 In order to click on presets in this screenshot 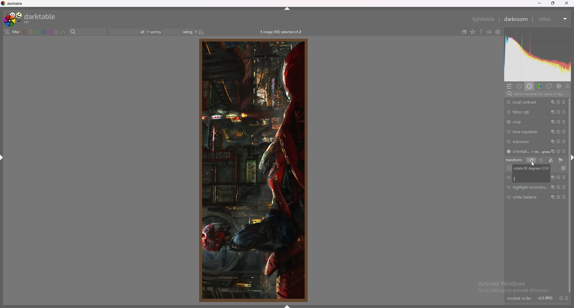, I will do `click(567, 298)`.